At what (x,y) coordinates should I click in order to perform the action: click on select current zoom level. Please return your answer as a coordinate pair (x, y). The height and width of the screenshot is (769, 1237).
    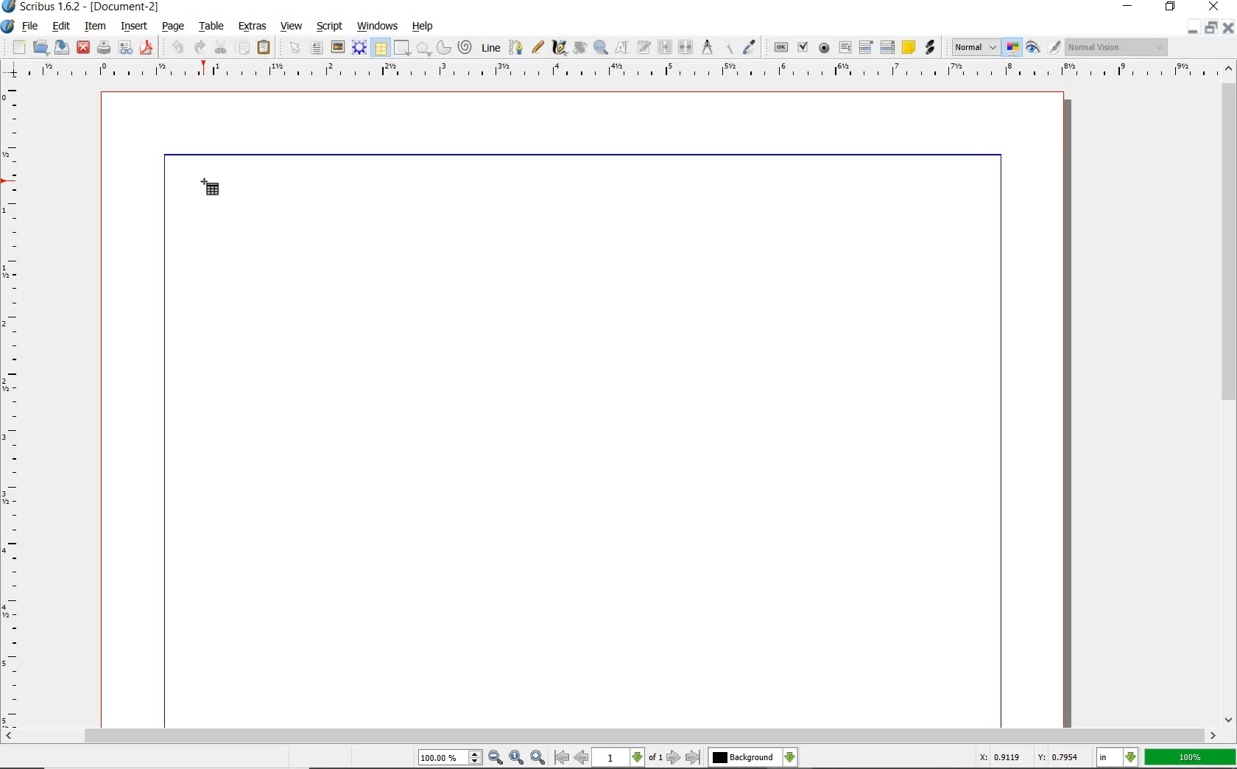
    Looking at the image, I should click on (450, 758).